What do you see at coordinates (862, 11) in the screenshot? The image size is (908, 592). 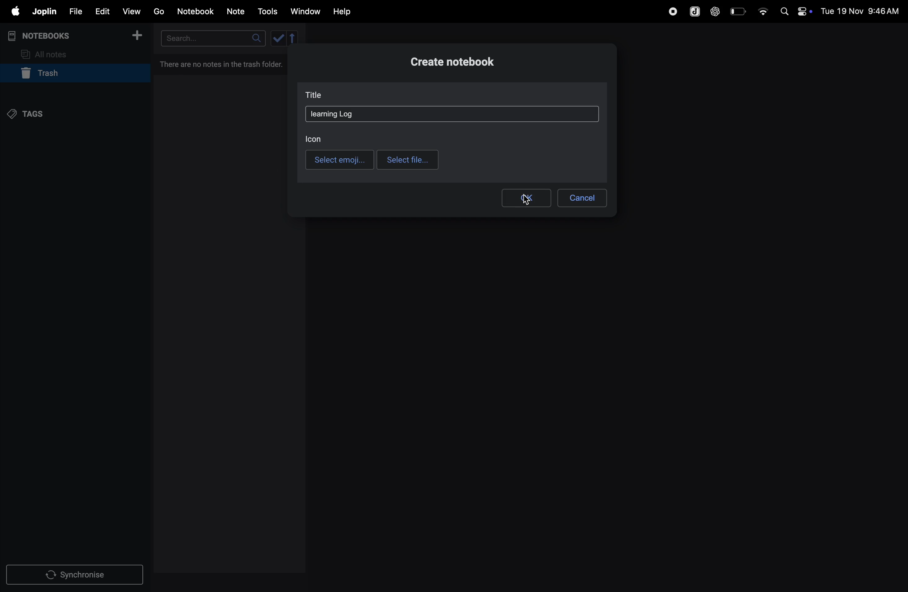 I see `date and time` at bounding box center [862, 11].